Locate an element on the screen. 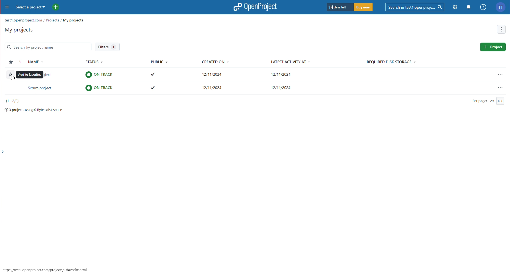  File location is located at coordinates (44, 21).